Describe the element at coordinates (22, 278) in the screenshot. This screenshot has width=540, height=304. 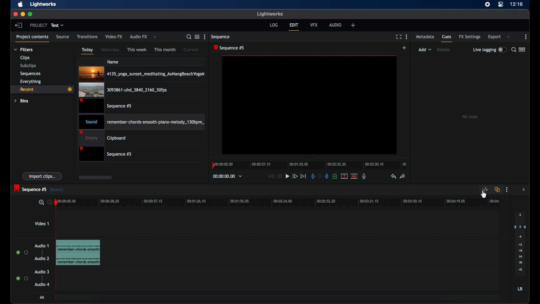
I see `radio buttons` at that location.